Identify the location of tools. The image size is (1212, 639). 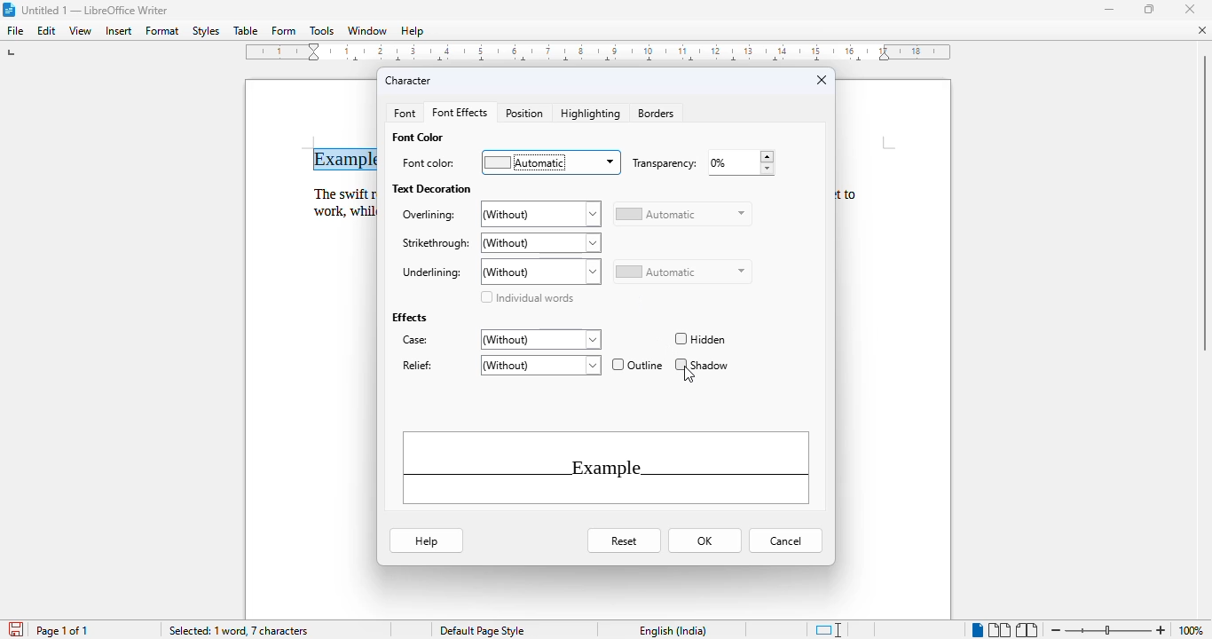
(322, 30).